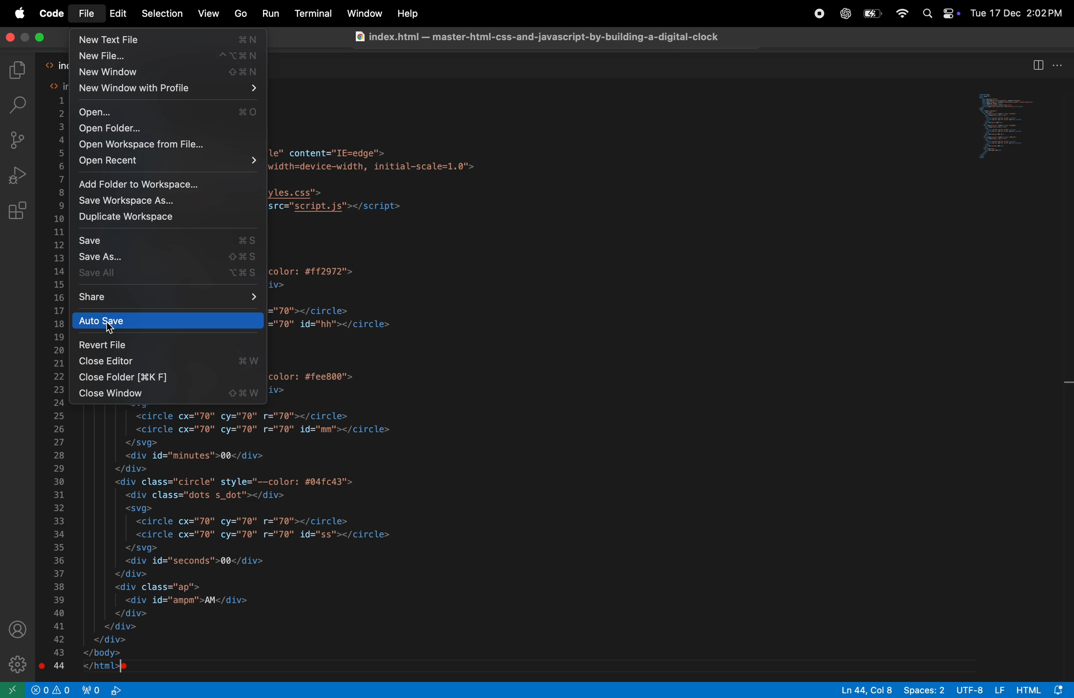  I want to click on port, so click(92, 689).